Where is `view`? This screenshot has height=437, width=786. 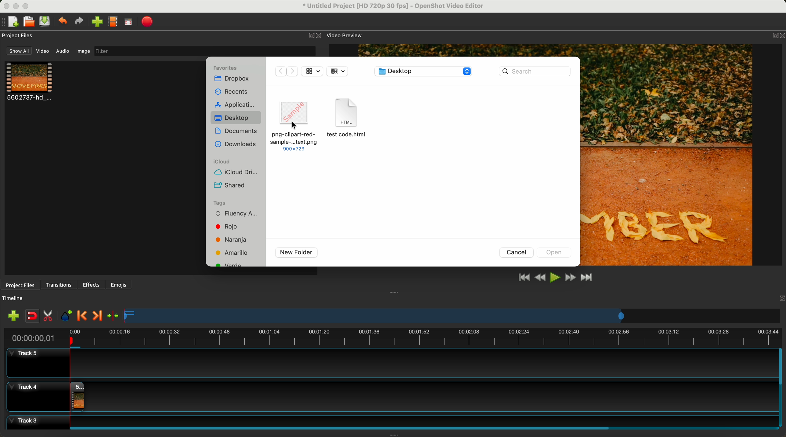 view is located at coordinates (337, 71).